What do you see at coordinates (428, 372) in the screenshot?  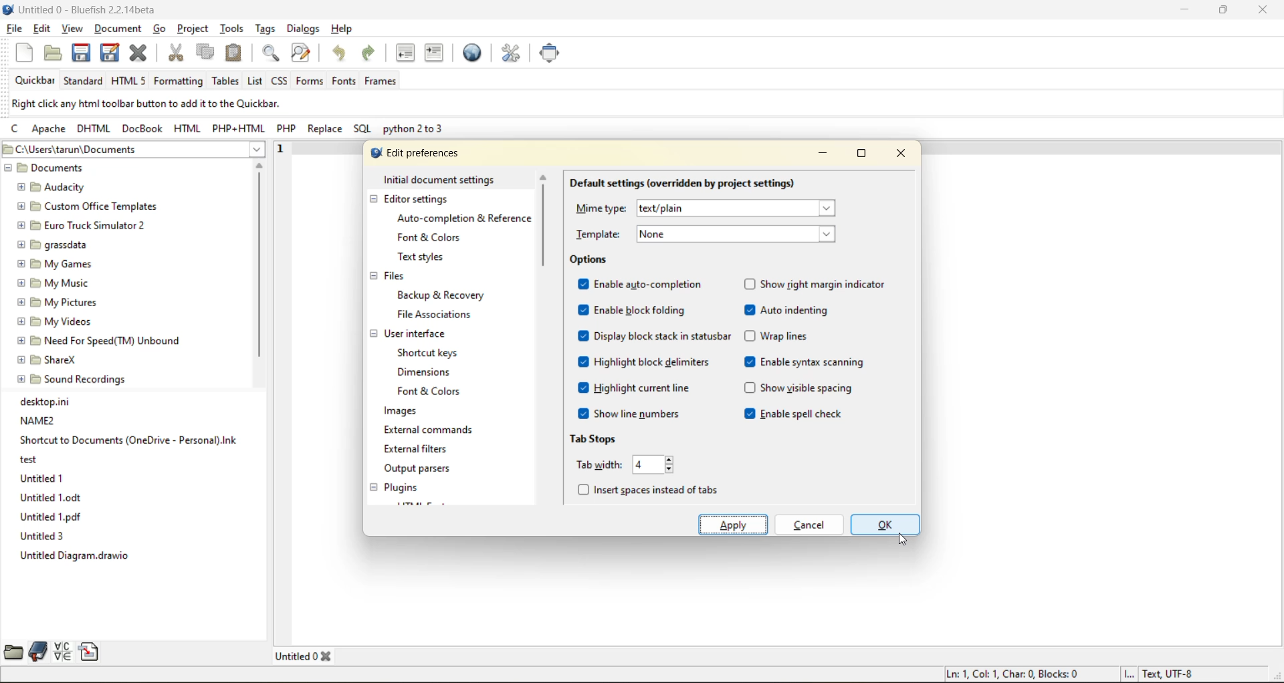 I see `dimensions` at bounding box center [428, 372].